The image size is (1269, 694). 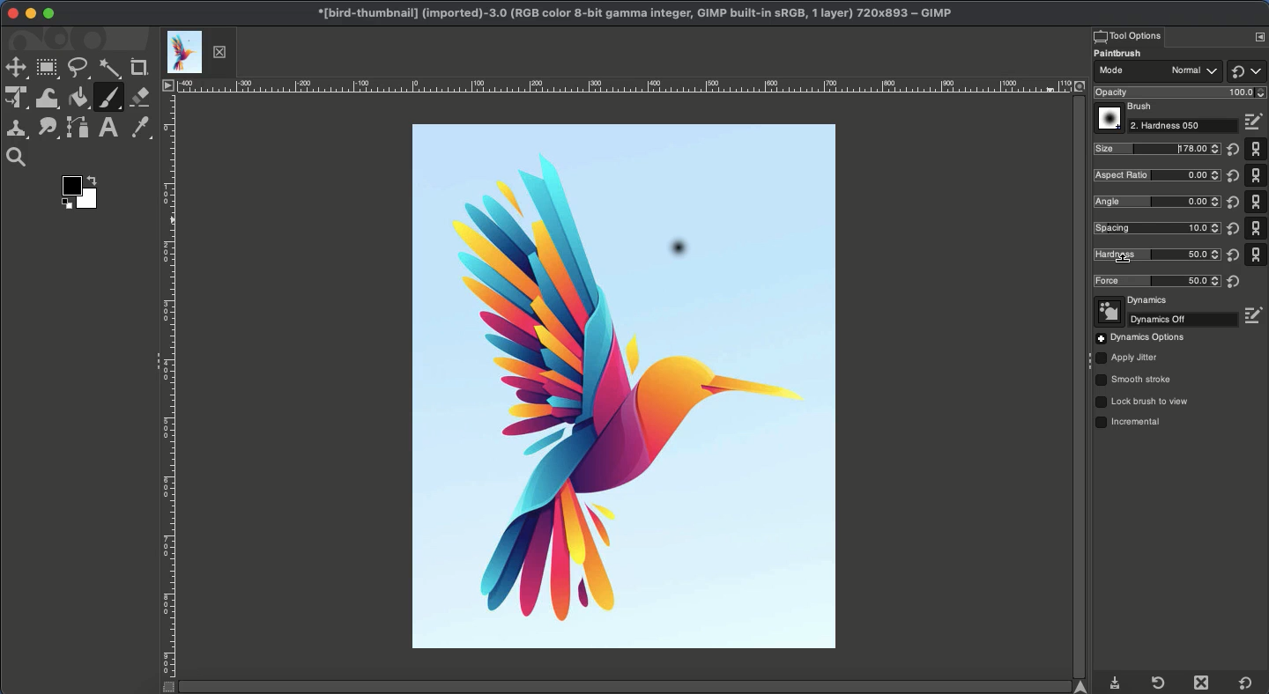 What do you see at coordinates (48, 13) in the screenshot?
I see `Maximize` at bounding box center [48, 13].